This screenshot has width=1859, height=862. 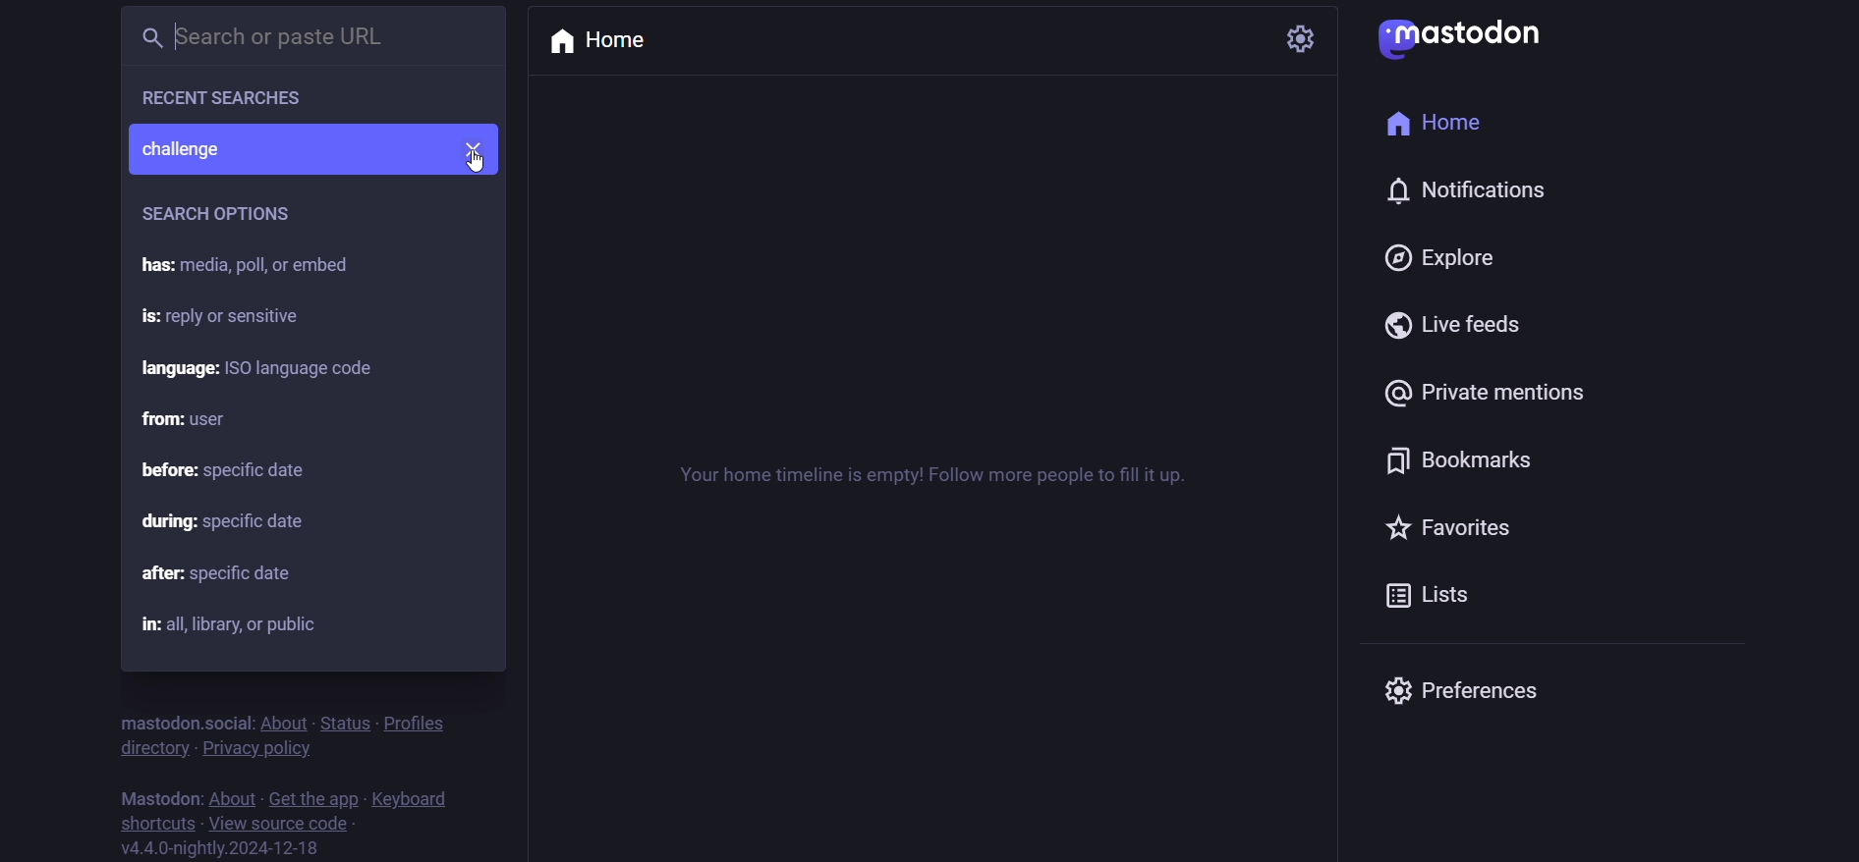 I want to click on challenge, so click(x=287, y=149).